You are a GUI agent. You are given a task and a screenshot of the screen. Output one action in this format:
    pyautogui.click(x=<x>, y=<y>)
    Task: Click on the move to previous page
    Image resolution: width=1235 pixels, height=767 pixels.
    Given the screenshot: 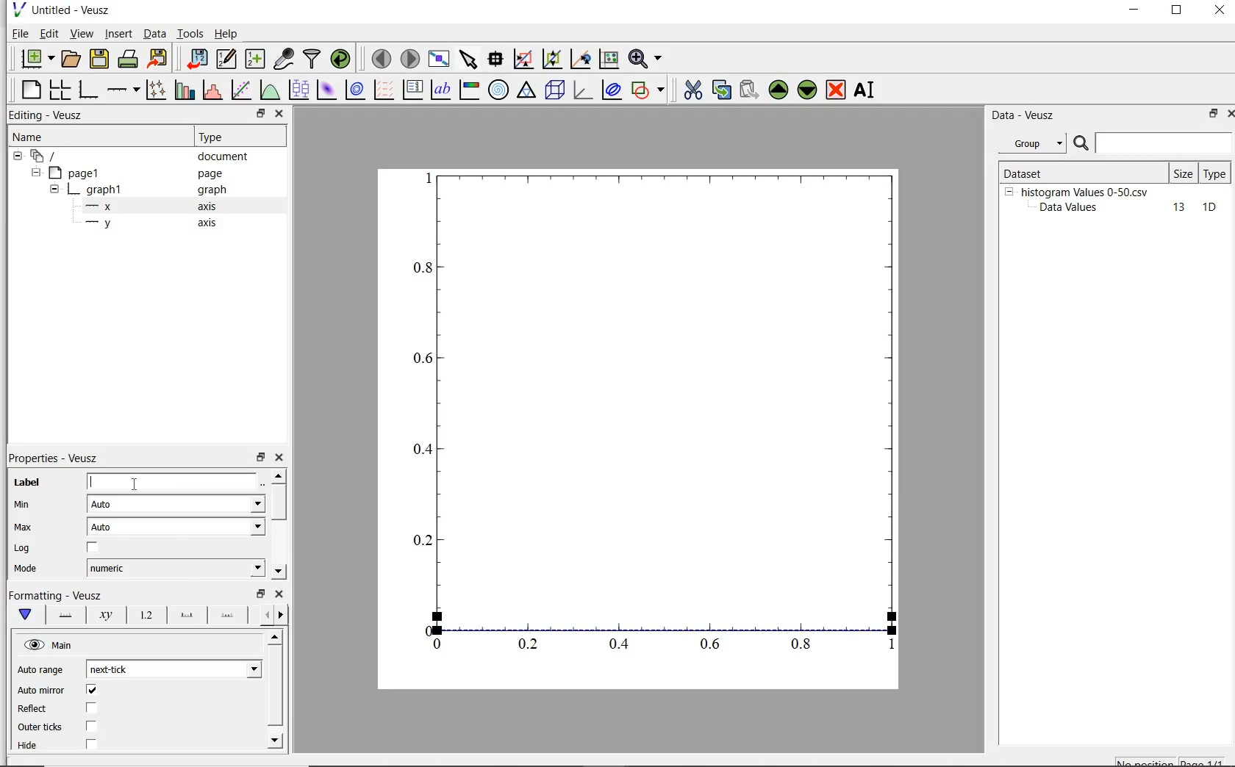 What is the action you would take?
    pyautogui.click(x=381, y=59)
    